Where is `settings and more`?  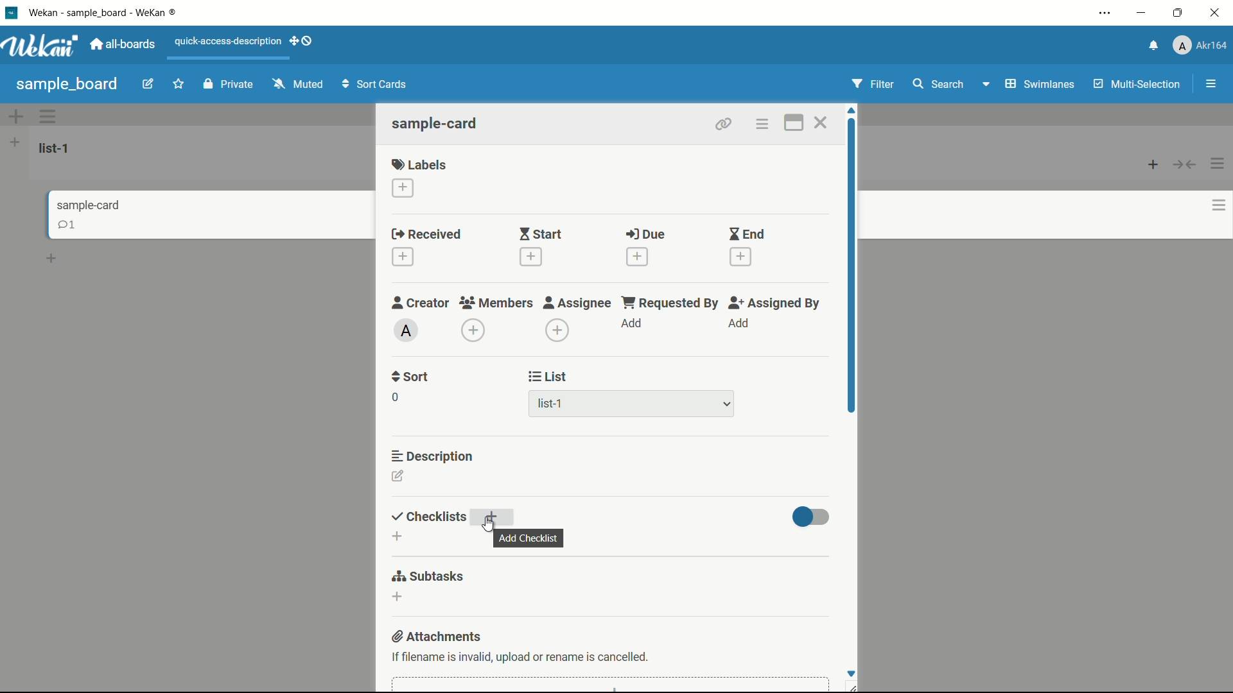
settings and more is located at coordinates (1105, 14).